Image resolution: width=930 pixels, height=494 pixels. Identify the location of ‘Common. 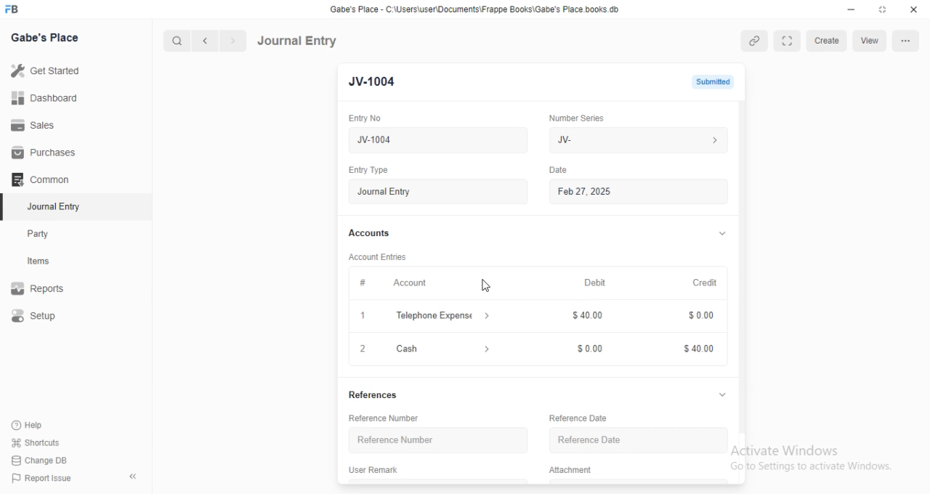
(41, 179).